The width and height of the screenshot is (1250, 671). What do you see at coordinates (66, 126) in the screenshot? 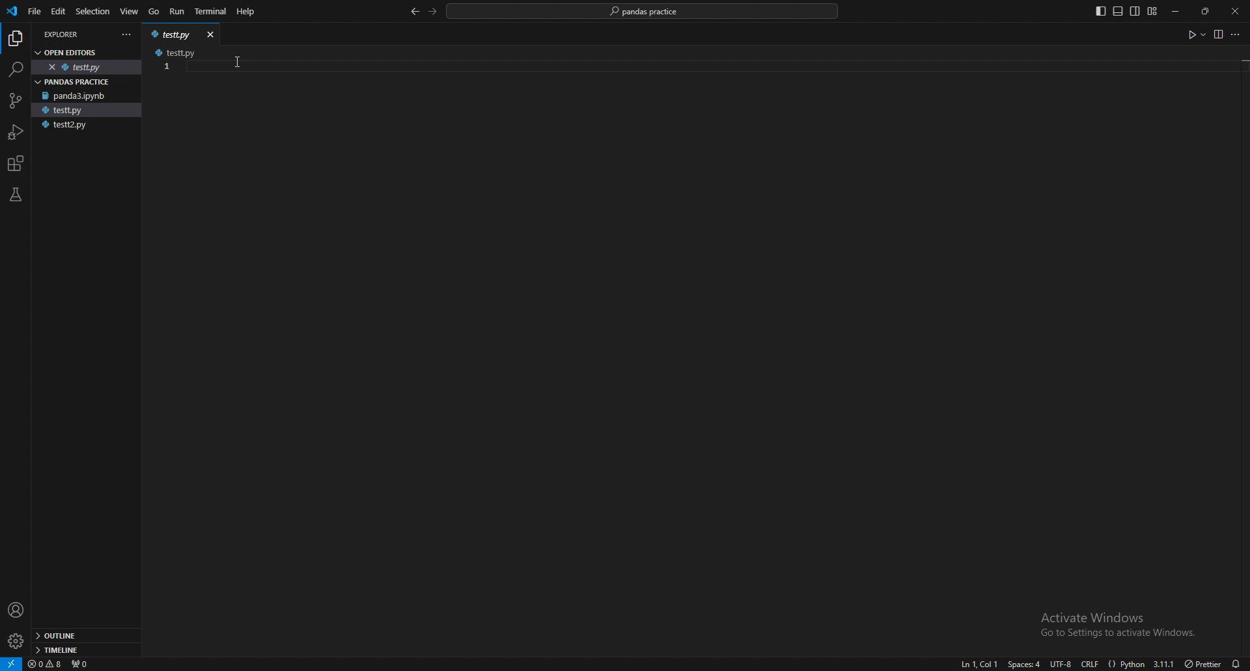
I see `testt2.py` at bounding box center [66, 126].